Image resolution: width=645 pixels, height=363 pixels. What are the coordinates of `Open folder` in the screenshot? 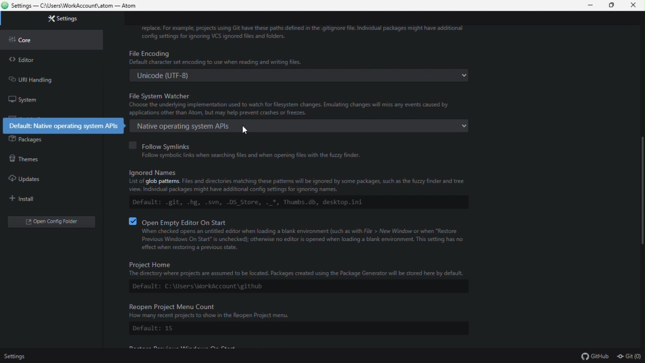 It's located at (46, 221).